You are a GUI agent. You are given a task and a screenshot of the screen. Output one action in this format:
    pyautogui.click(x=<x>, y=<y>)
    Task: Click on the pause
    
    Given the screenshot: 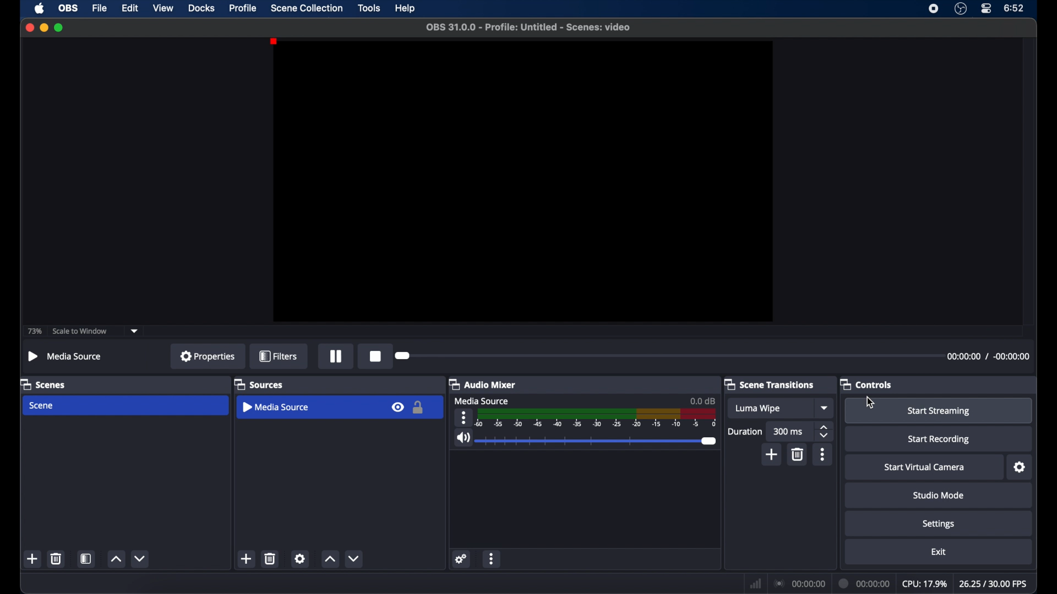 What is the action you would take?
    pyautogui.click(x=336, y=358)
    